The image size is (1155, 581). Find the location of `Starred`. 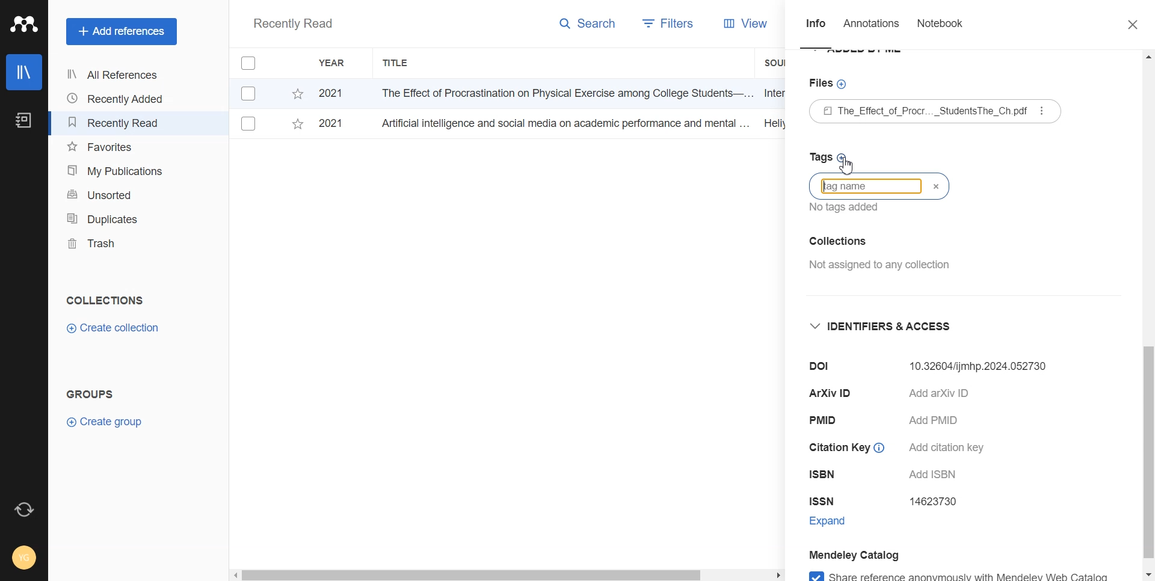

Starred is located at coordinates (297, 126).